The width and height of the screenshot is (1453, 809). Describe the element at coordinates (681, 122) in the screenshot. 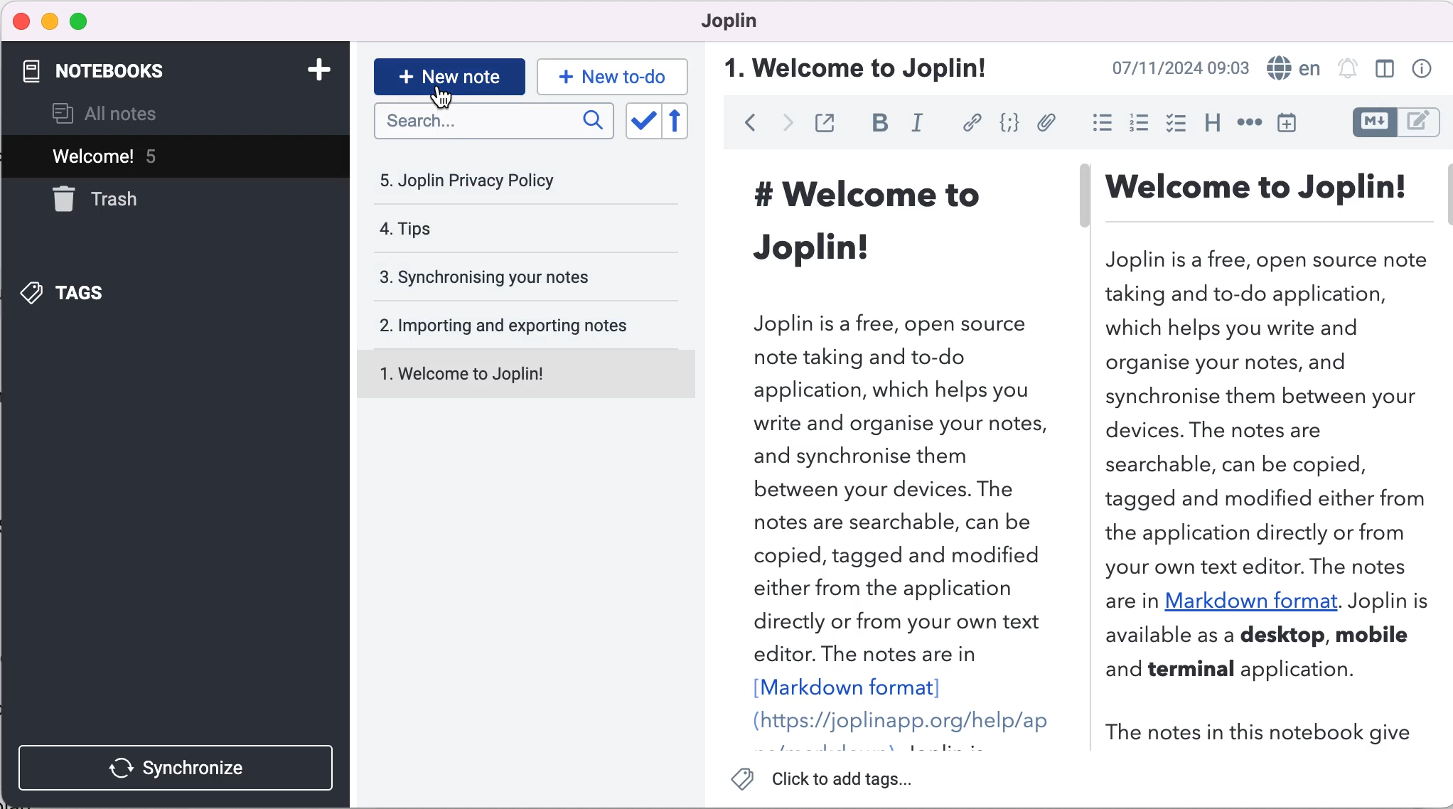

I see `reverse sort order` at that location.